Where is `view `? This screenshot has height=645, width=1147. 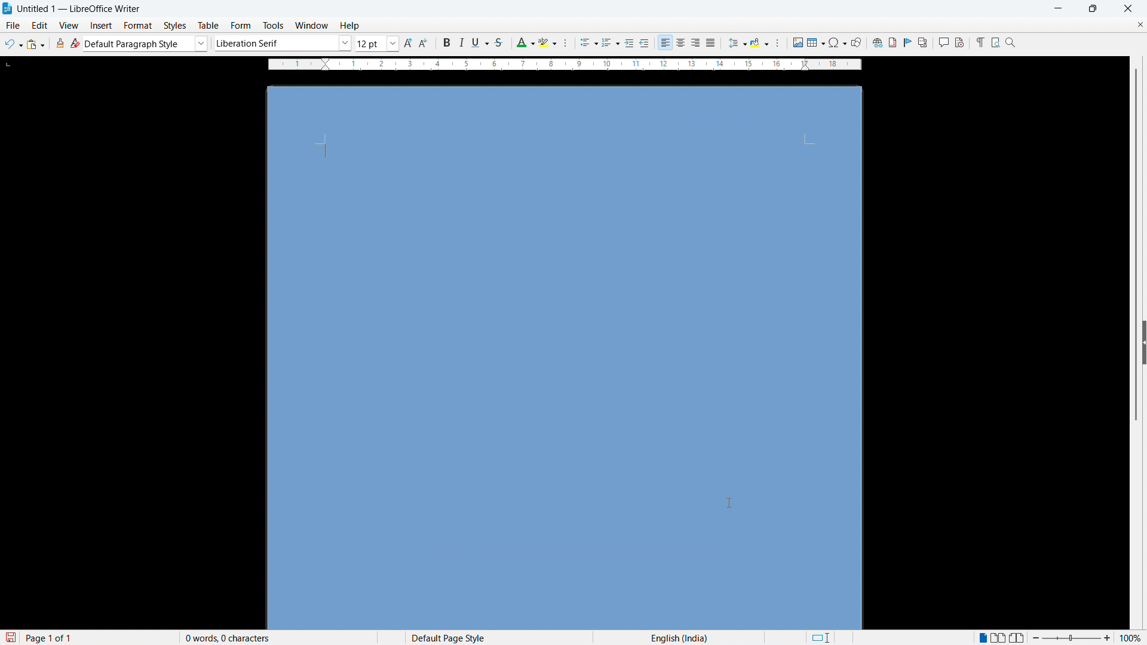
view  is located at coordinates (69, 26).